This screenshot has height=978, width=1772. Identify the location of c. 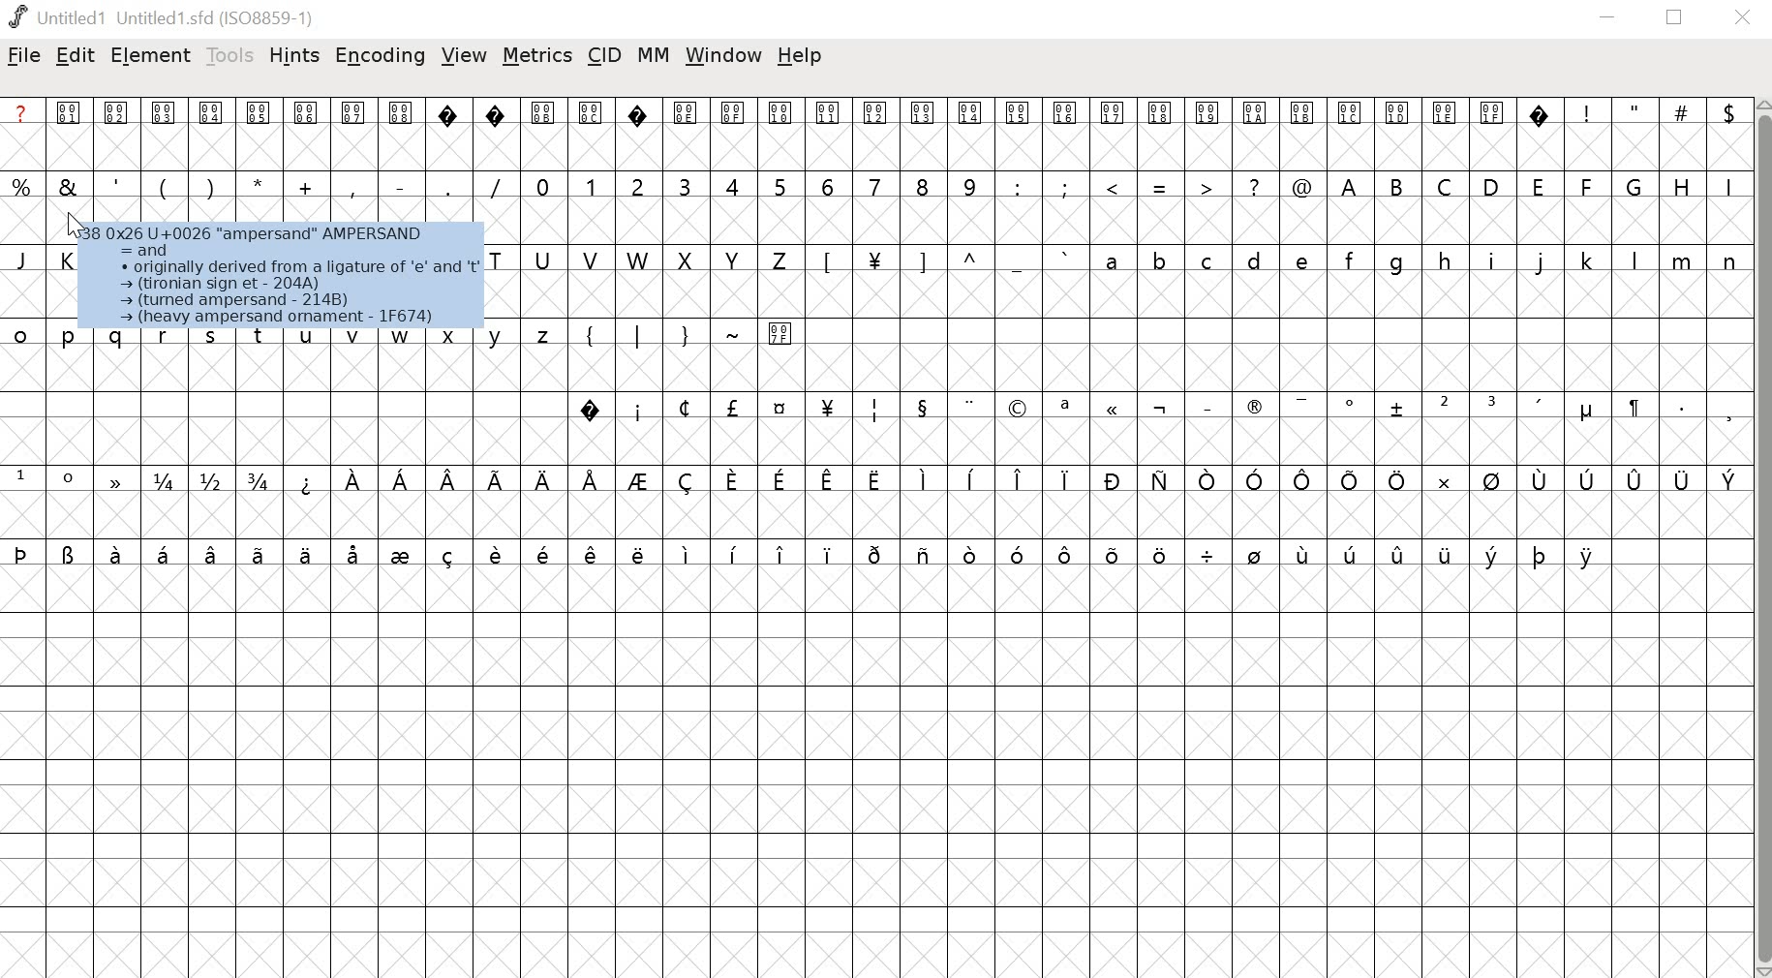
(1209, 260).